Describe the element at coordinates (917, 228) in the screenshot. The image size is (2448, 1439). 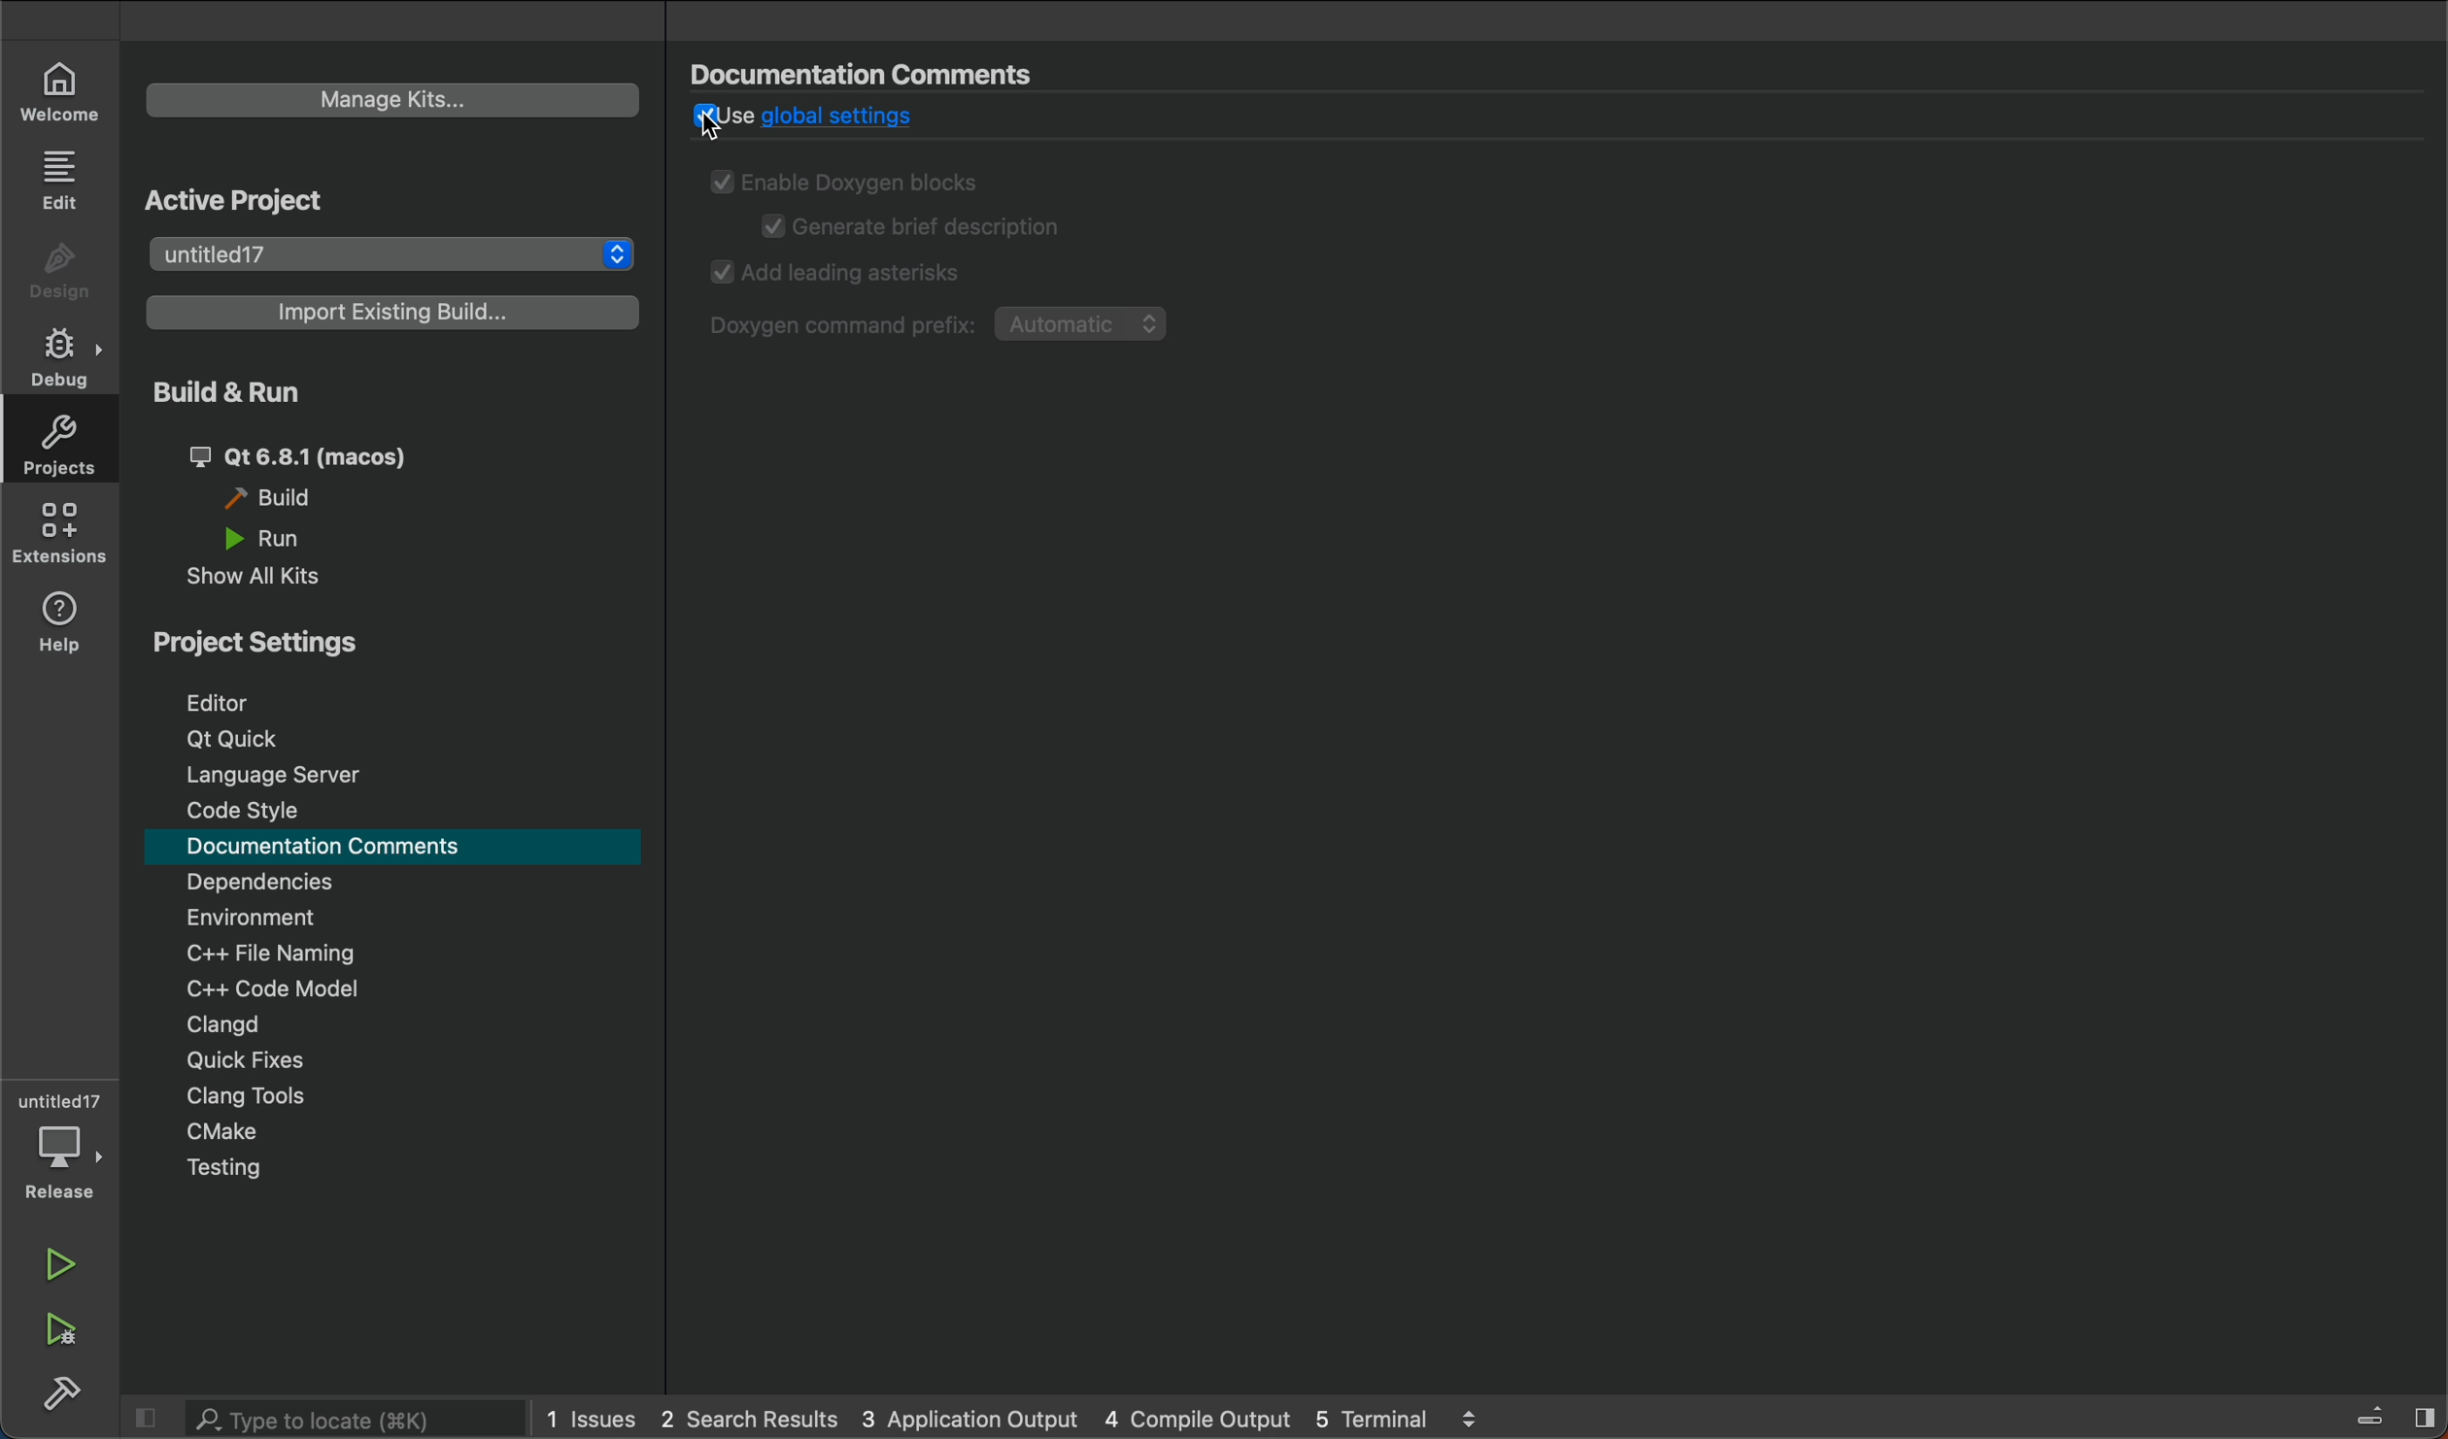
I see `generate description ` at that location.